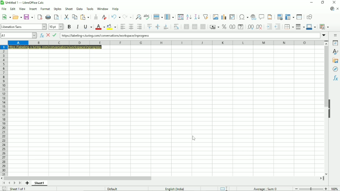 This screenshot has height=191, width=340. What do you see at coordinates (122, 27) in the screenshot?
I see `Align left` at bounding box center [122, 27].